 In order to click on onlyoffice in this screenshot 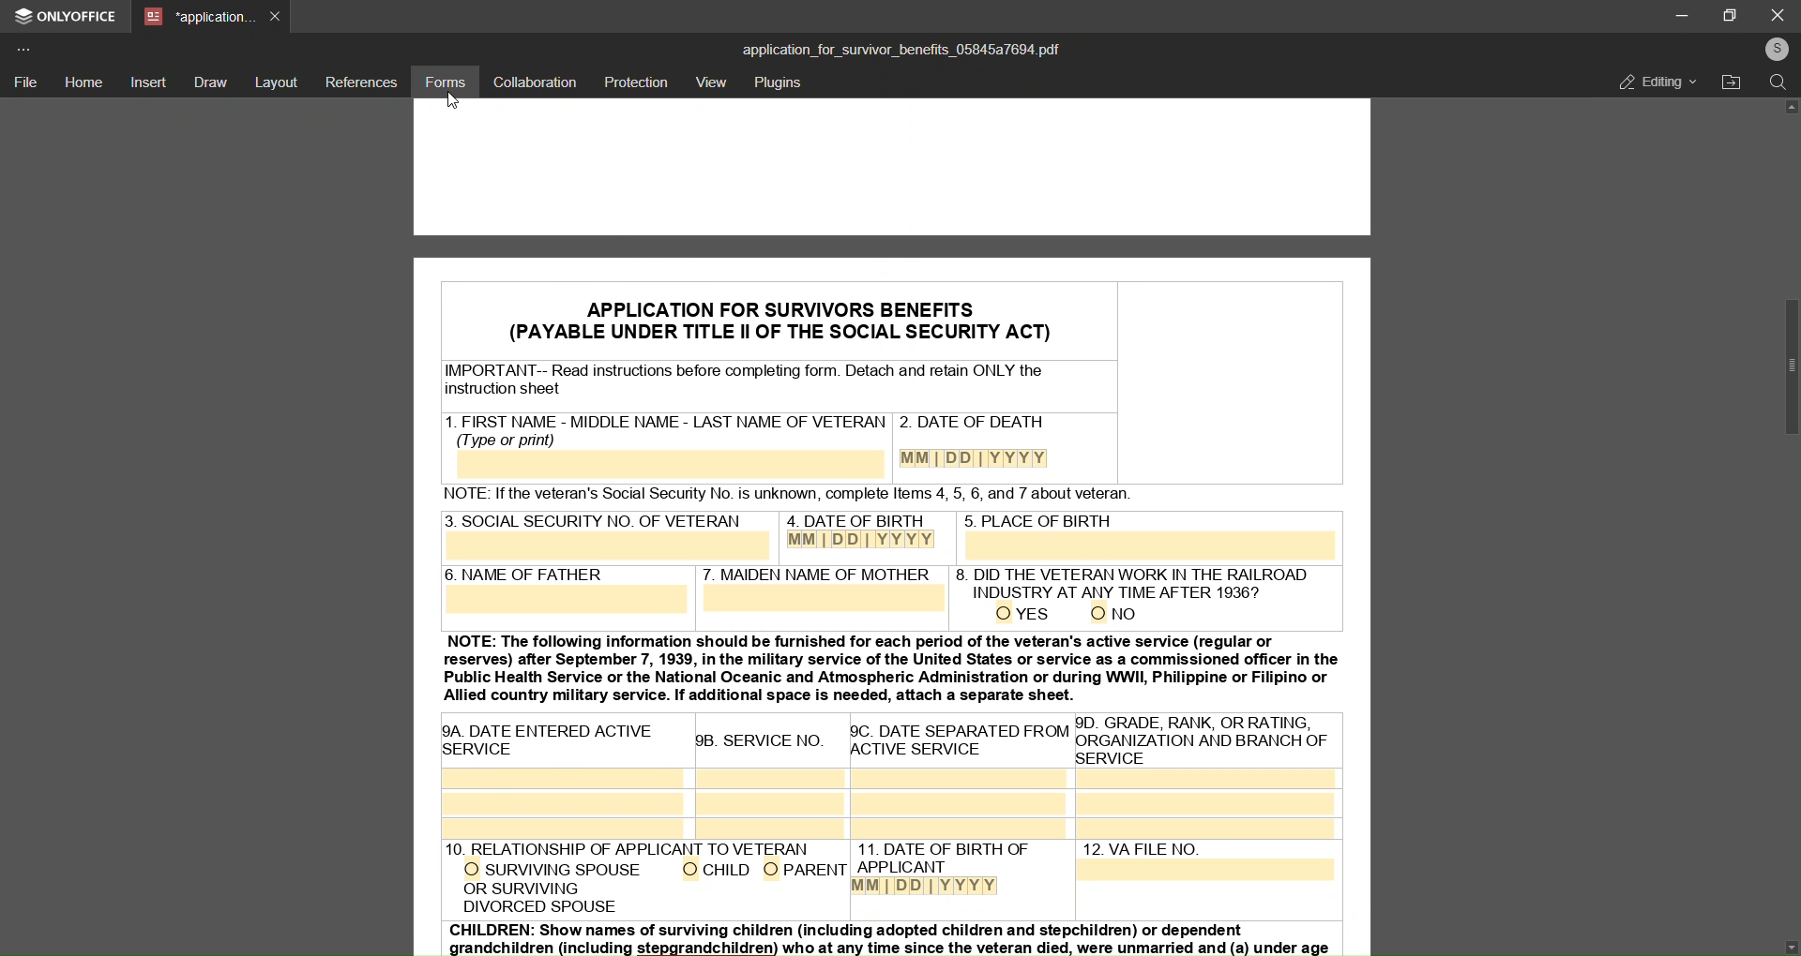, I will do `click(68, 19)`.